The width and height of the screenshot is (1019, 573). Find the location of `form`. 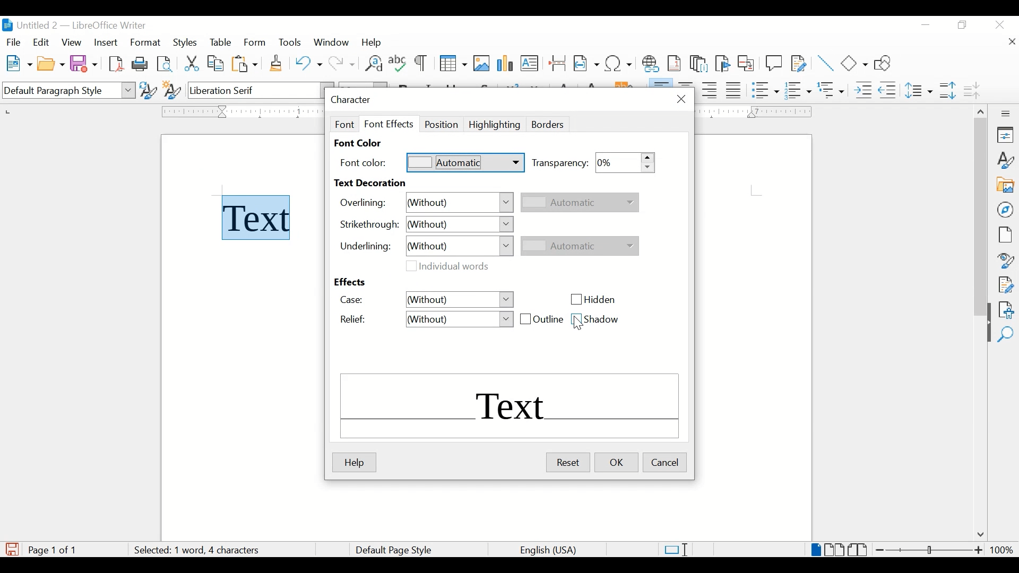

form is located at coordinates (256, 43).